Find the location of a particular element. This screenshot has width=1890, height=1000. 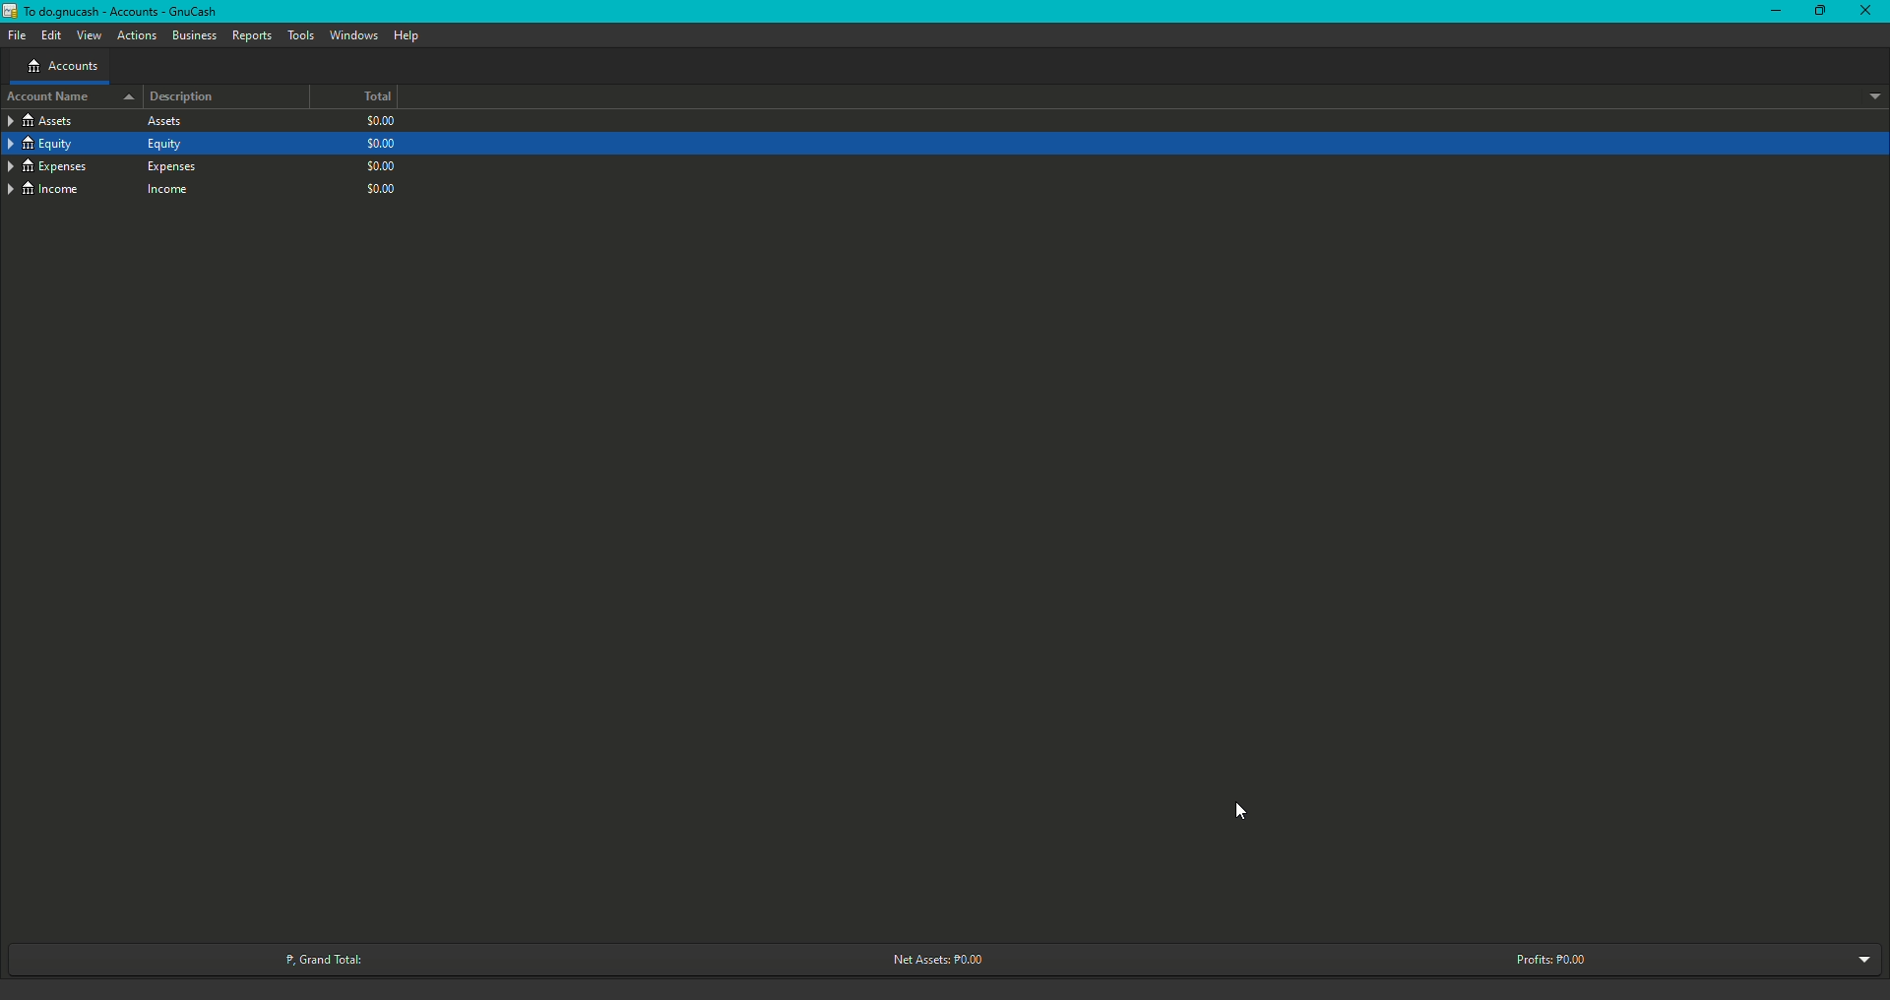

View is located at coordinates (88, 35).